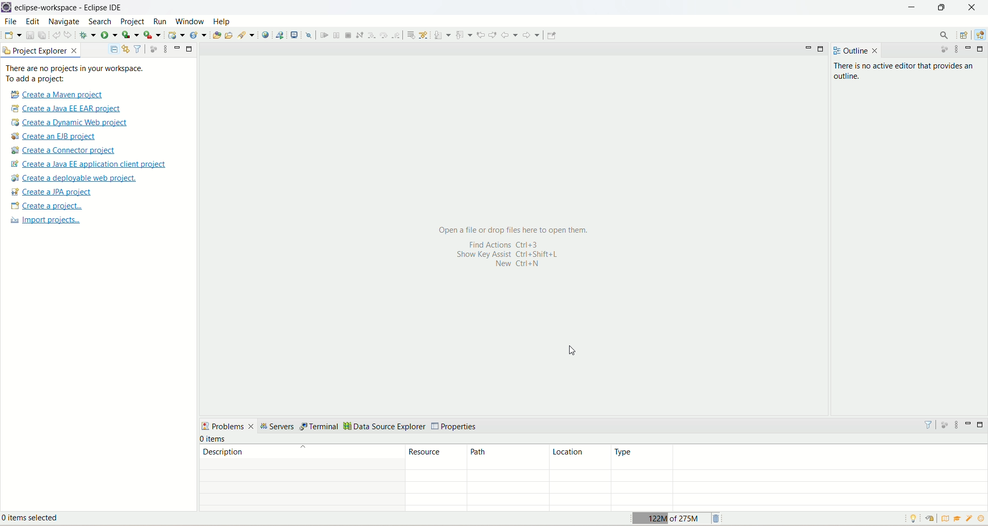 The image size is (988, 526). Describe the element at coordinates (383, 35) in the screenshot. I see `step over` at that location.